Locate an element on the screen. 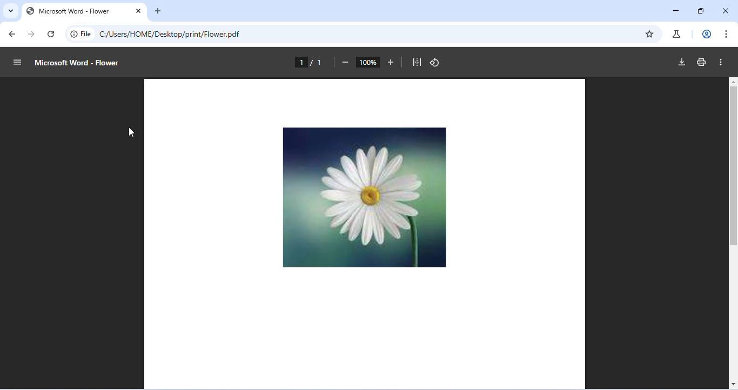 The height and width of the screenshot is (390, 738). account is located at coordinates (706, 34).